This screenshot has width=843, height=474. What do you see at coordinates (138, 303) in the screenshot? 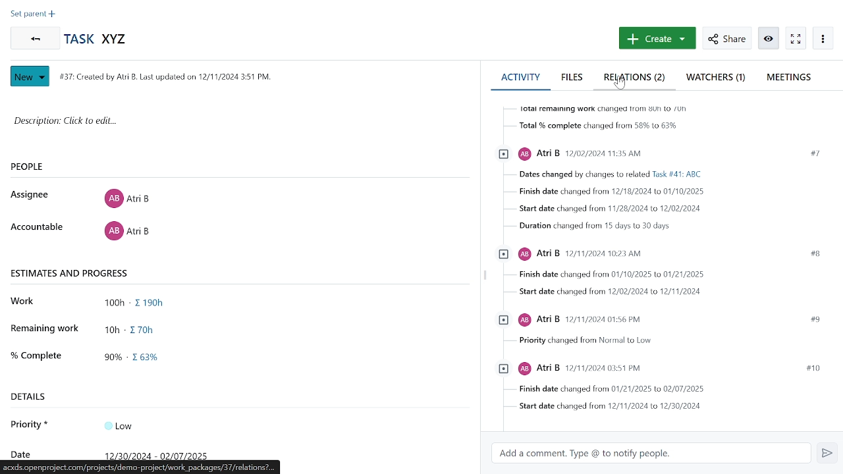
I see `total work` at bounding box center [138, 303].